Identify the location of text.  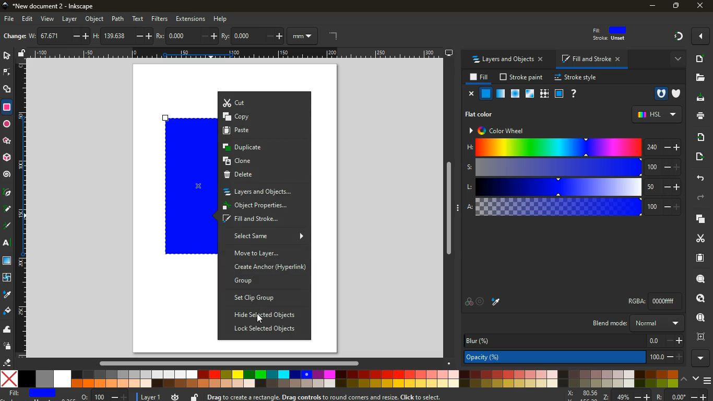
(8, 243).